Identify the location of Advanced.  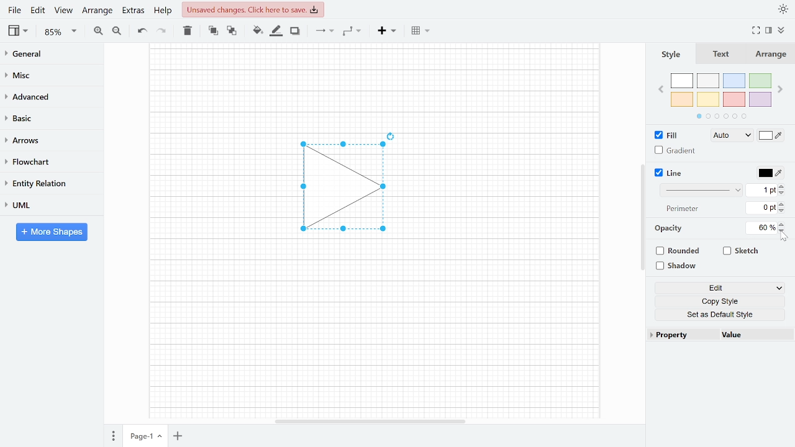
(48, 96).